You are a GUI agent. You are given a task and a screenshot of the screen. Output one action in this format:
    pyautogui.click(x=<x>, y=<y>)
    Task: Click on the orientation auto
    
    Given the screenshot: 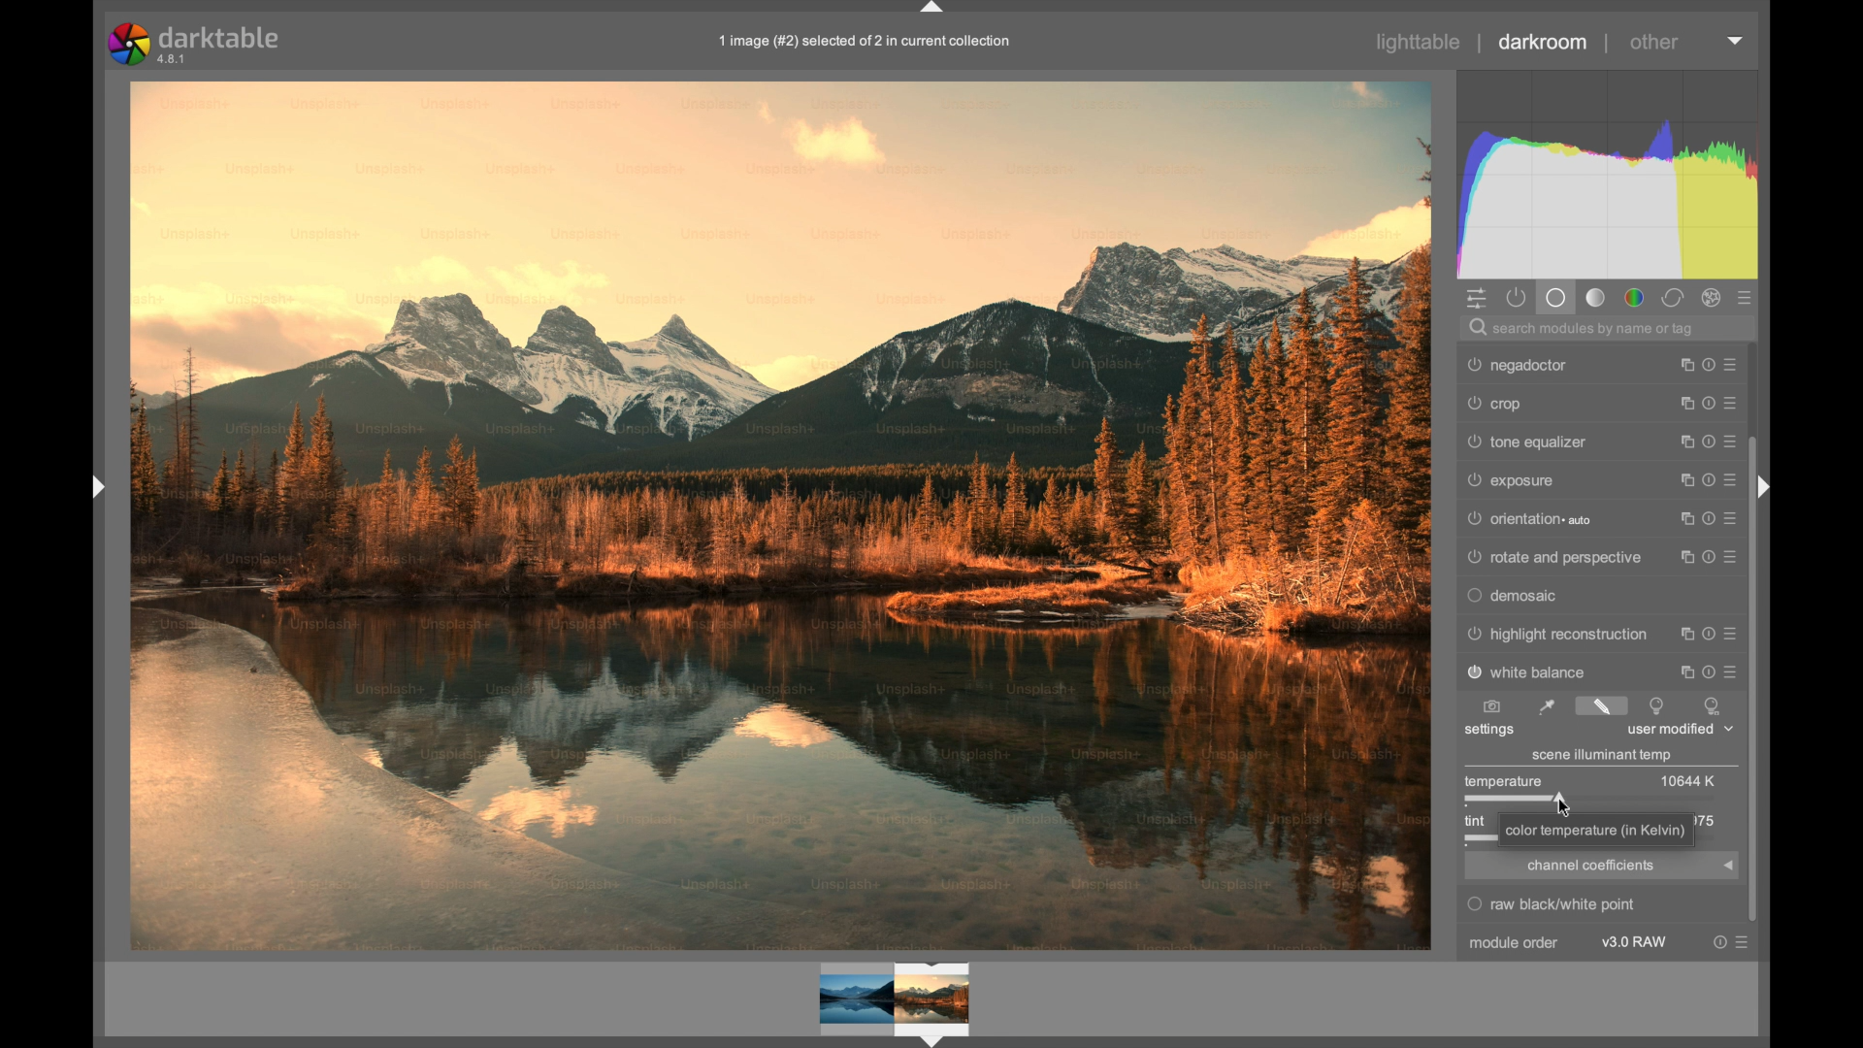 What is the action you would take?
    pyautogui.click(x=1528, y=521)
    